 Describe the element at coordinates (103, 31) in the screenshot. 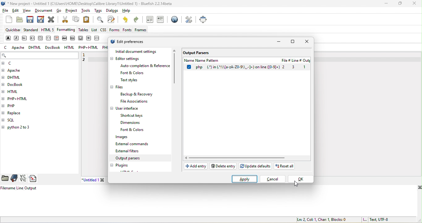

I see `css` at that location.